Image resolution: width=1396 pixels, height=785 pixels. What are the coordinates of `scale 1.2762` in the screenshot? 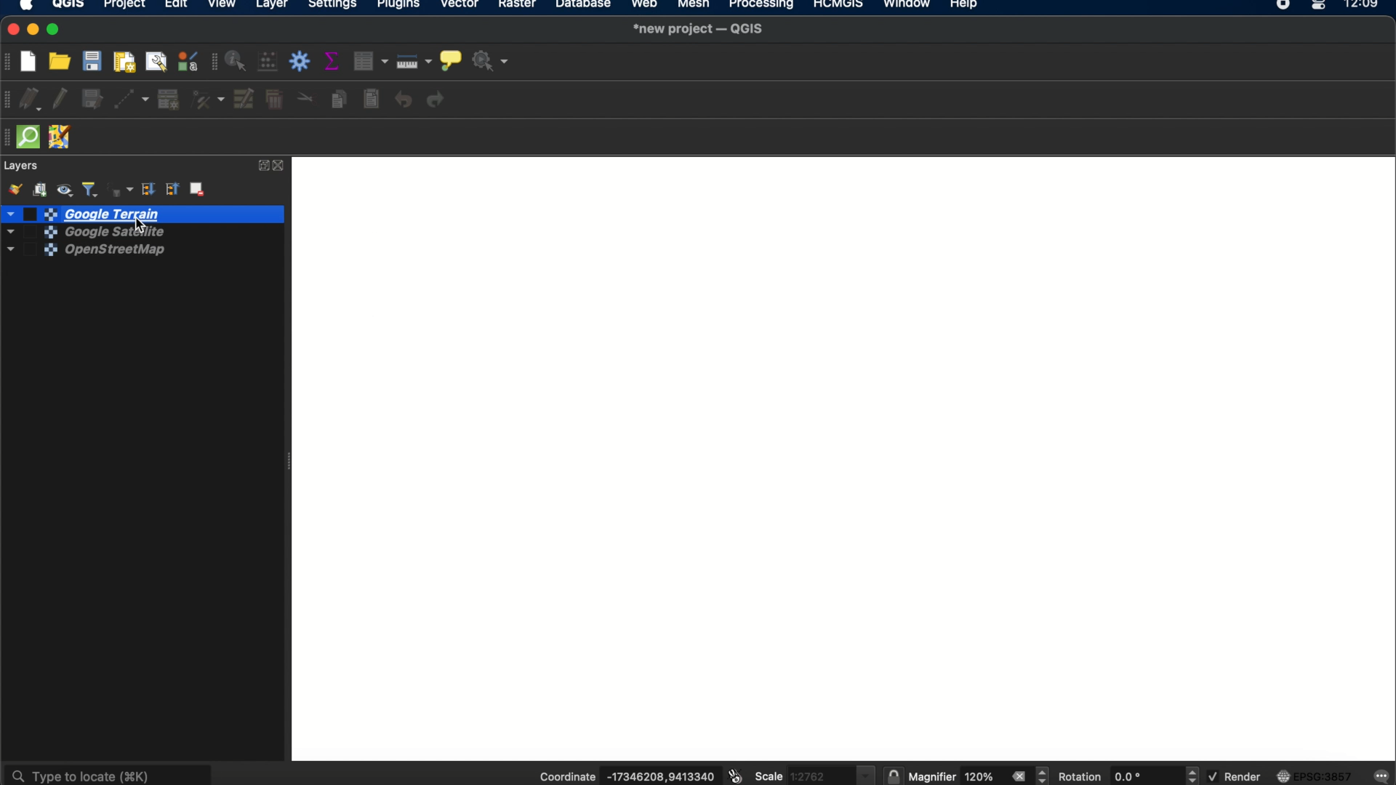 It's located at (814, 773).